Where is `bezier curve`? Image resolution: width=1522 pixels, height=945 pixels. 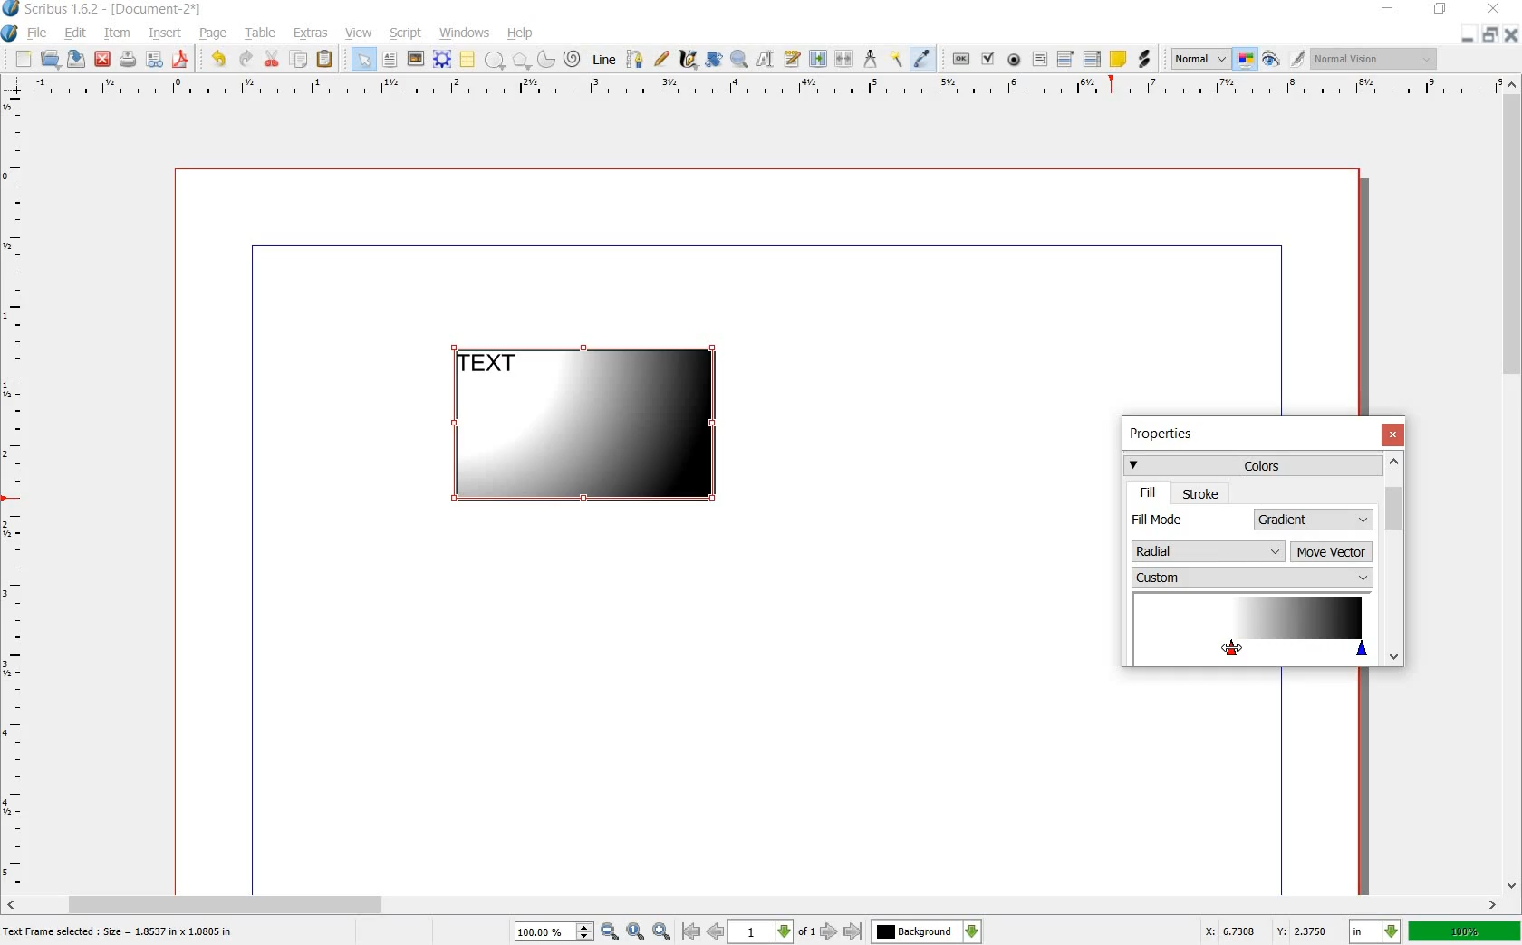 bezier curve is located at coordinates (636, 61).